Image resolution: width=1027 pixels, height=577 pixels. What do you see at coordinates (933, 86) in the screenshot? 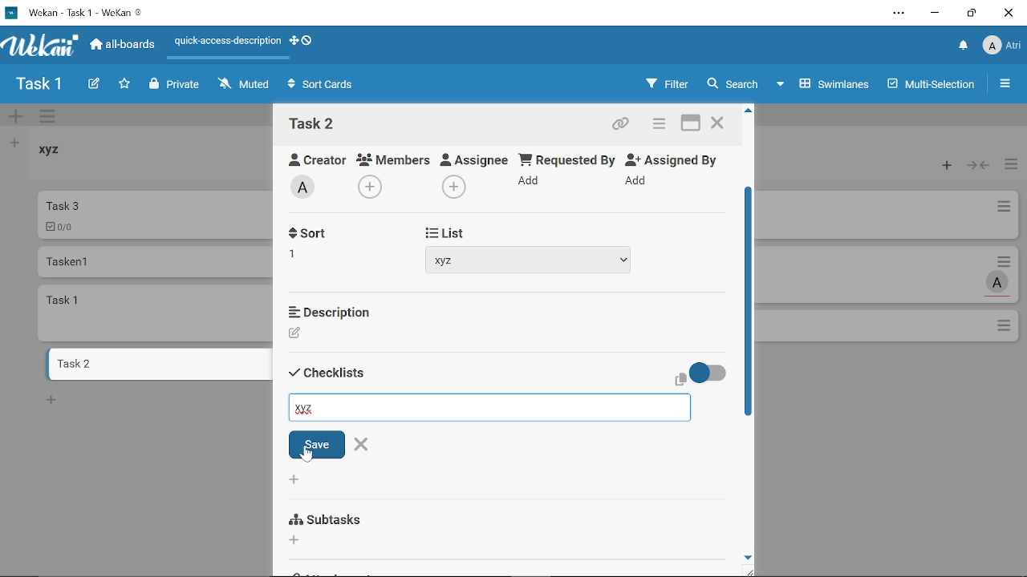
I see `Multilanes` at bounding box center [933, 86].